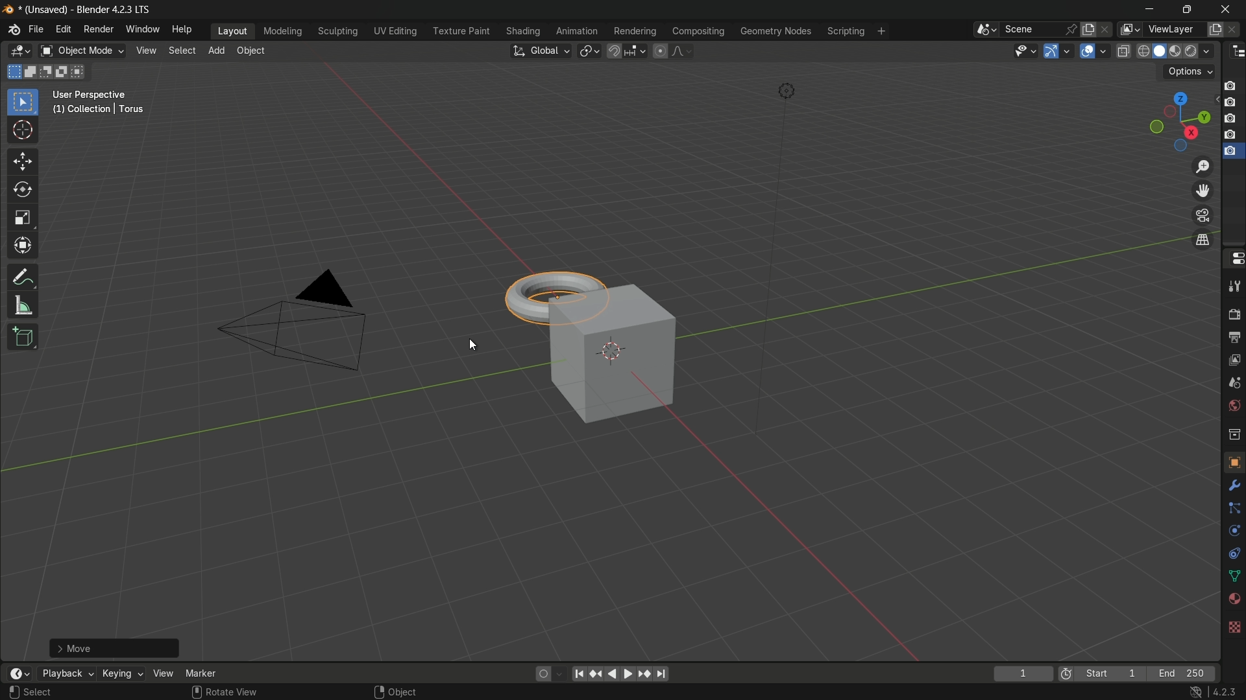  I want to click on scene, so click(1031, 29).